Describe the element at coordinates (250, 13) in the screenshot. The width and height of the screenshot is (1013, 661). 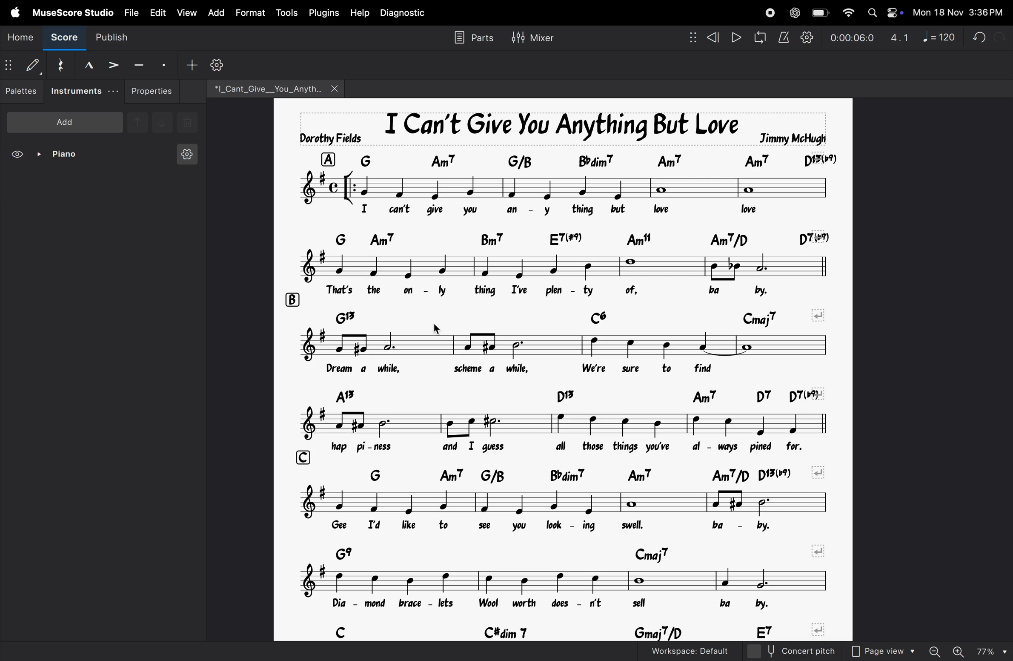
I see `format` at that location.